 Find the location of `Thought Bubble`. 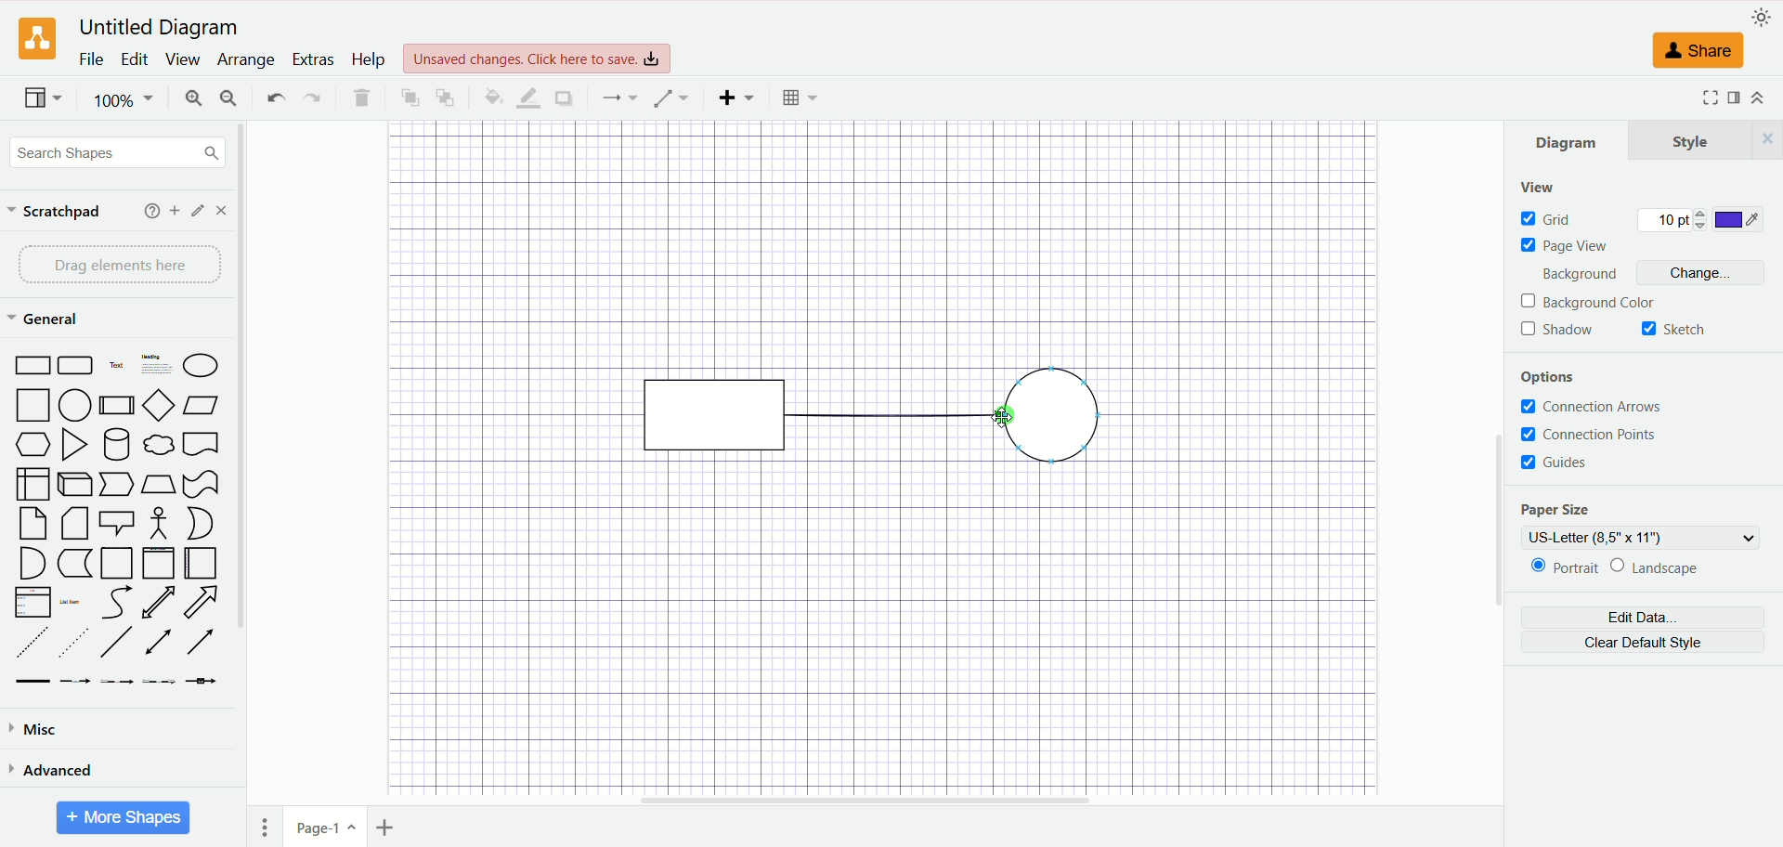

Thought Bubble is located at coordinates (161, 445).